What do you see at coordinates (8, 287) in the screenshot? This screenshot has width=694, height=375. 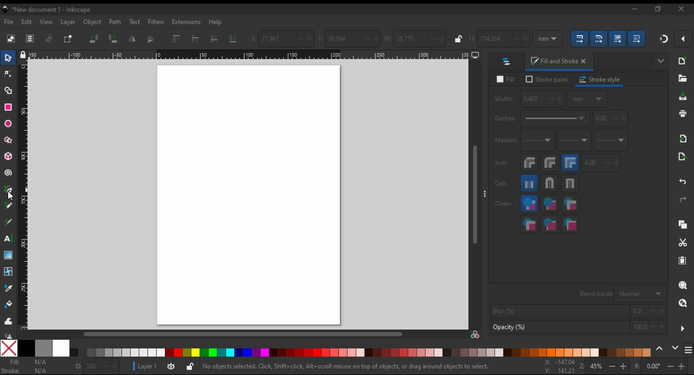 I see `dropper tool` at bounding box center [8, 287].